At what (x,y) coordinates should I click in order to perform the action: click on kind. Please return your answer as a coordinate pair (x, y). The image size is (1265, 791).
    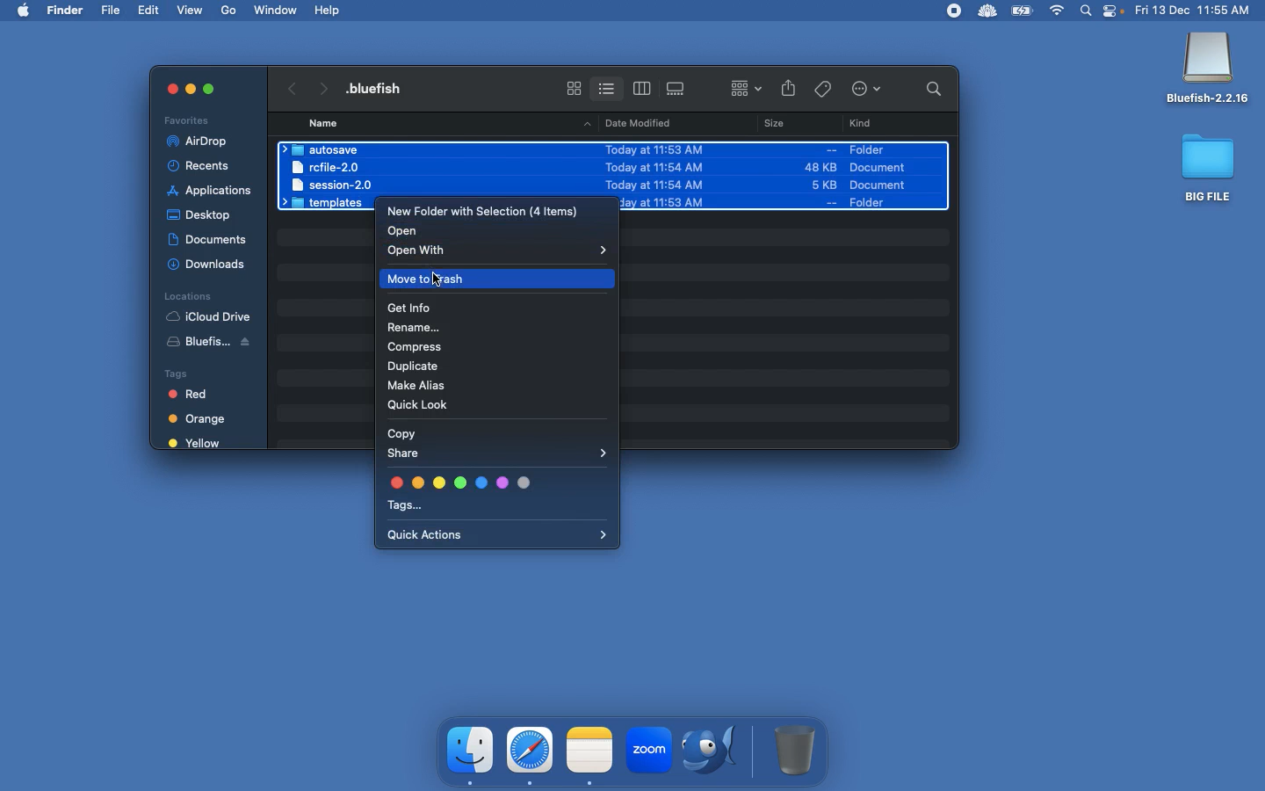
    Looking at the image, I should click on (864, 124).